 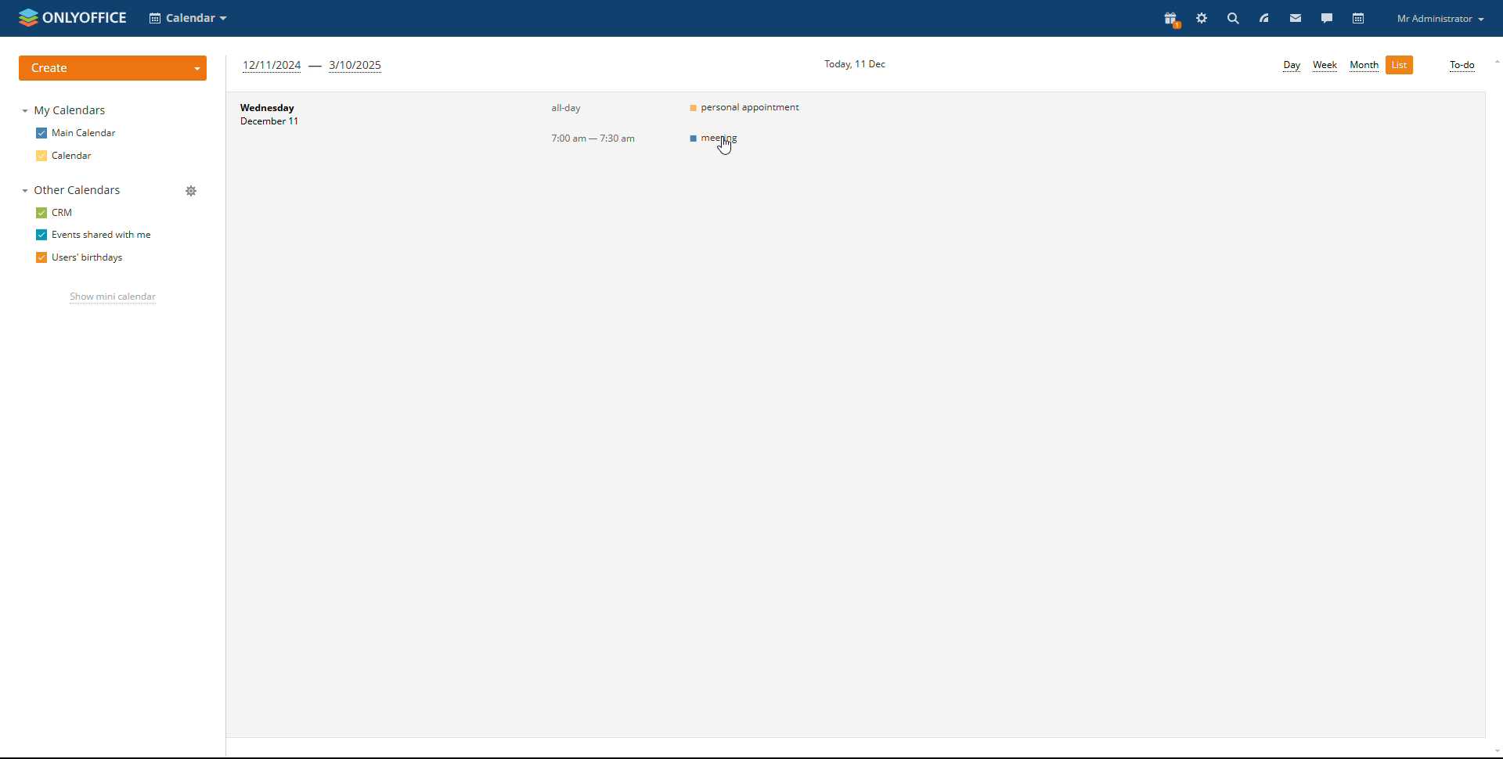 What do you see at coordinates (746, 107) in the screenshot?
I see `events` at bounding box center [746, 107].